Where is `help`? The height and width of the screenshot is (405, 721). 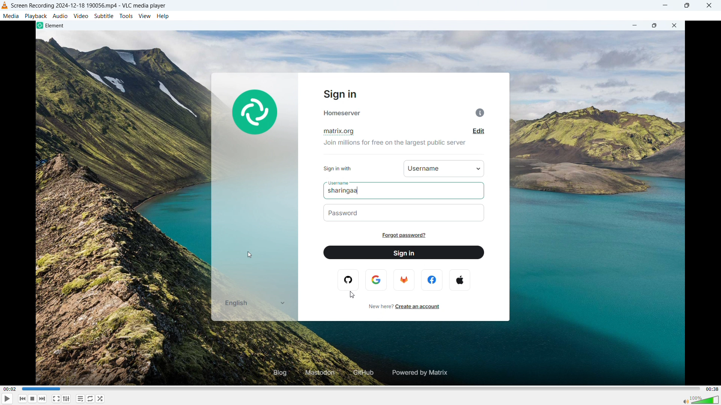
help is located at coordinates (163, 16).